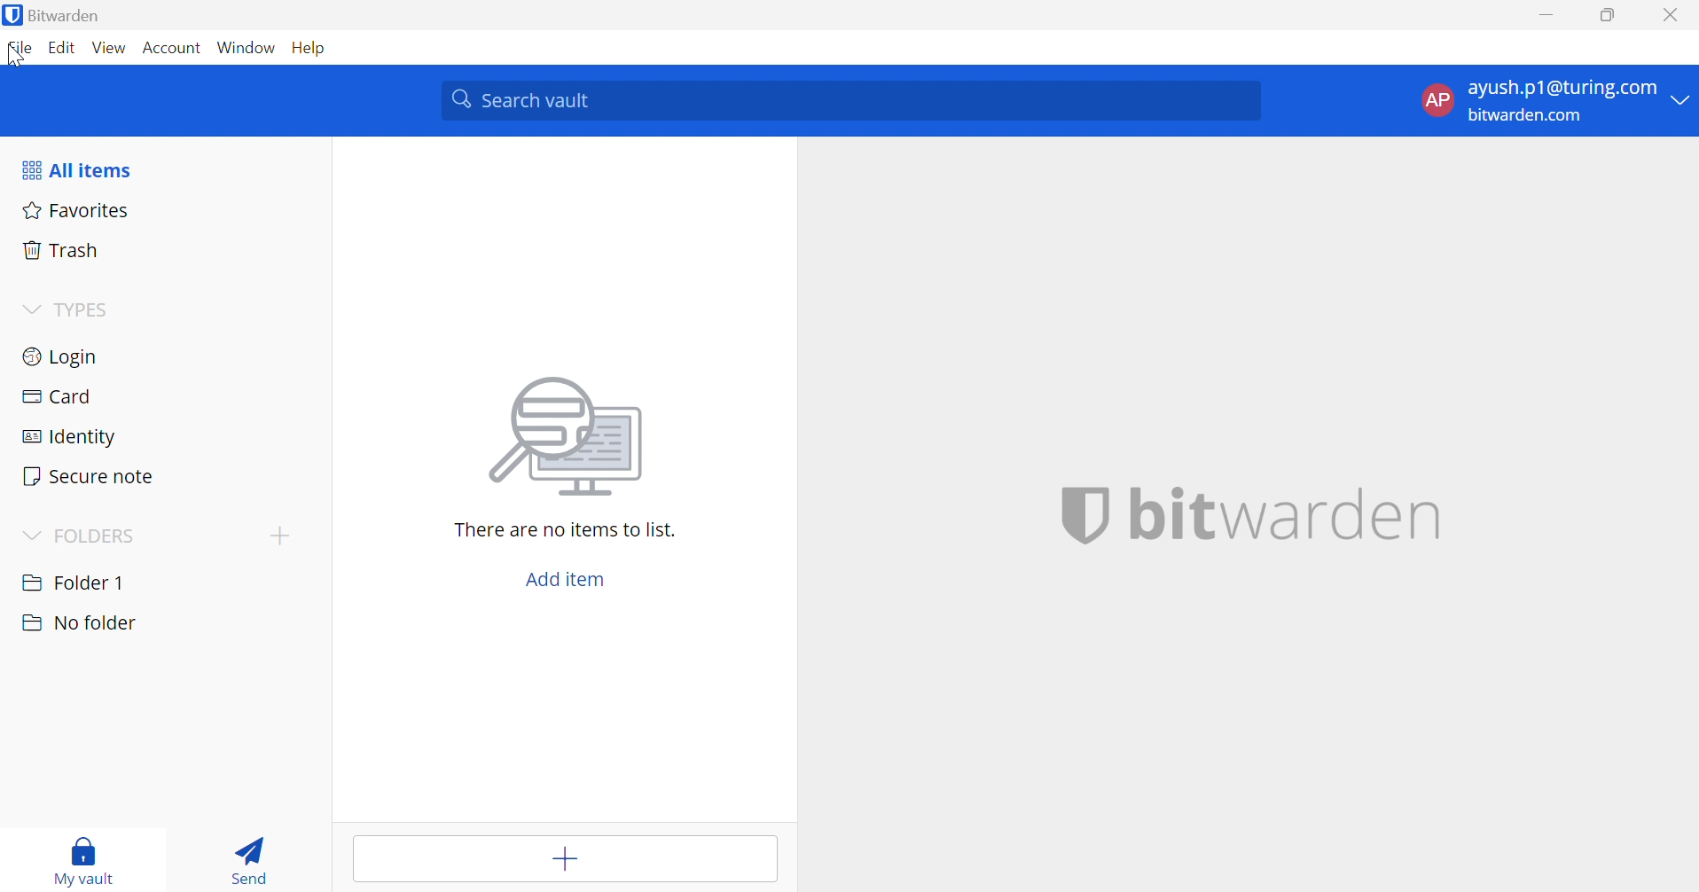 This screenshot has height=892, width=1699. Describe the element at coordinates (563, 857) in the screenshot. I see `Add item` at that location.